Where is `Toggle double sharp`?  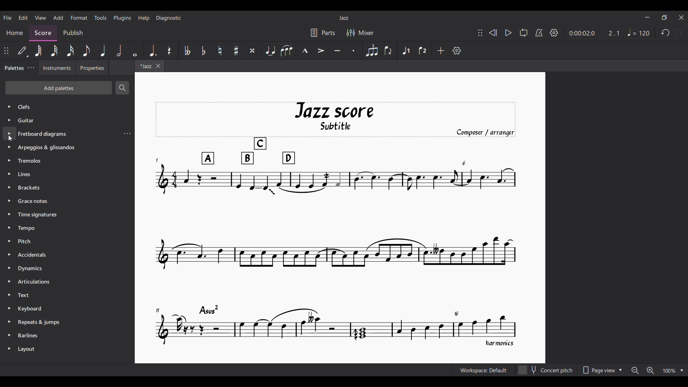 Toggle double sharp is located at coordinates (253, 51).